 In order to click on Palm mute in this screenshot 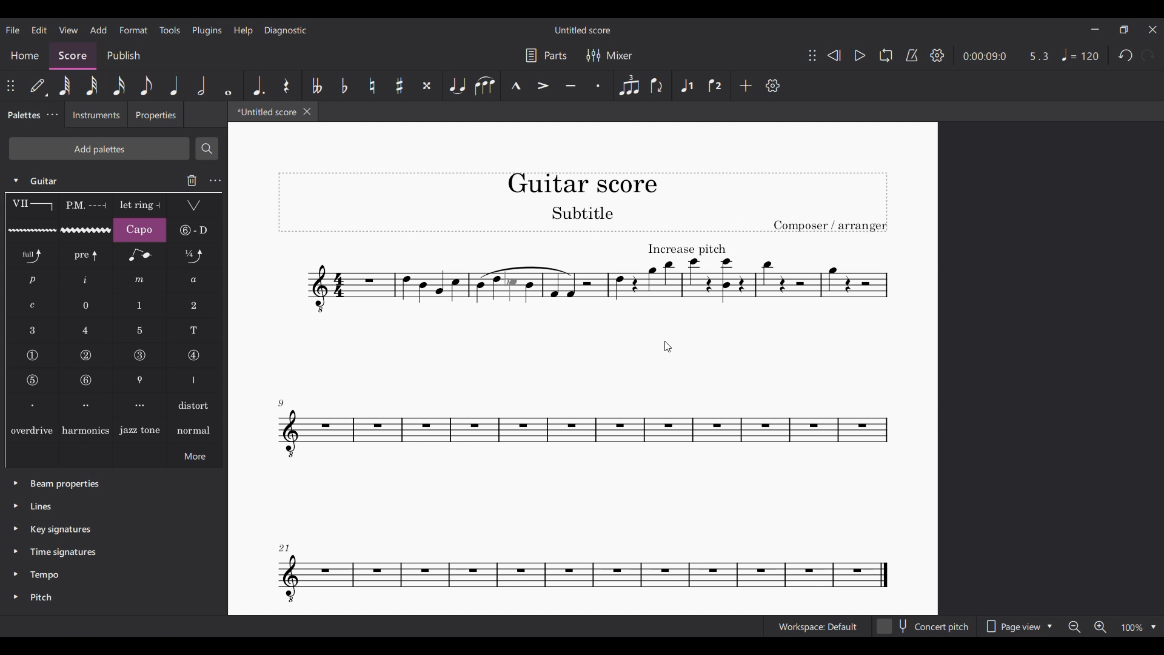, I will do `click(85, 206)`.